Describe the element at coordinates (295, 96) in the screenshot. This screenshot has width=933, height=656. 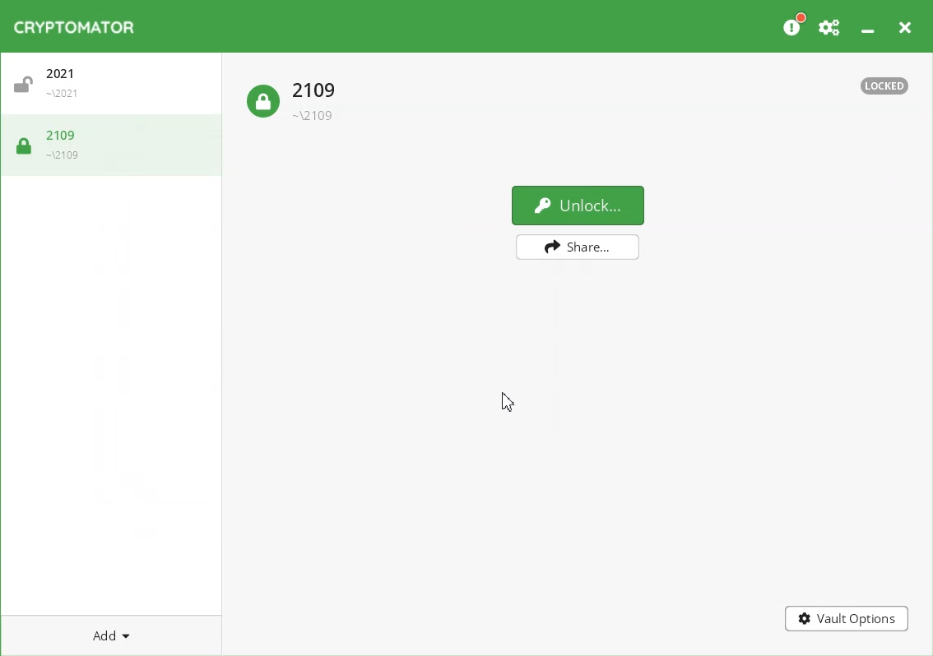
I see `Lock Vault` at that location.